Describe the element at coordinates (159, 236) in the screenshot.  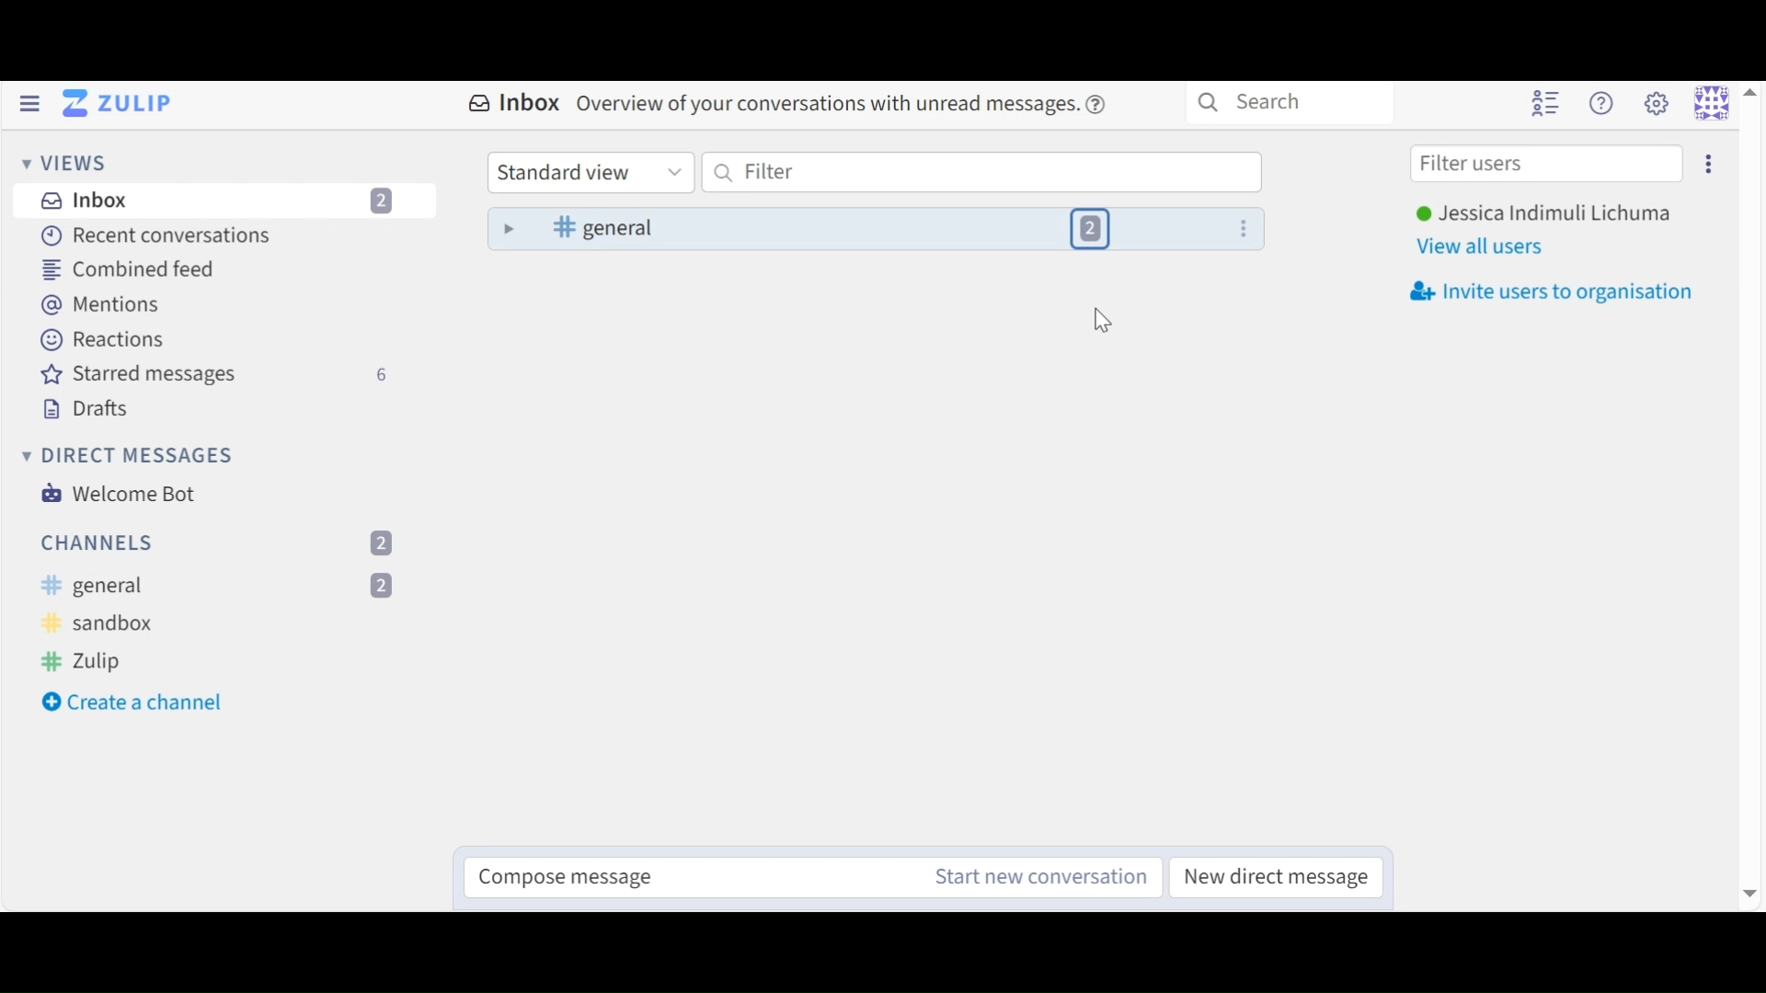
I see `Recent Conversations` at that location.